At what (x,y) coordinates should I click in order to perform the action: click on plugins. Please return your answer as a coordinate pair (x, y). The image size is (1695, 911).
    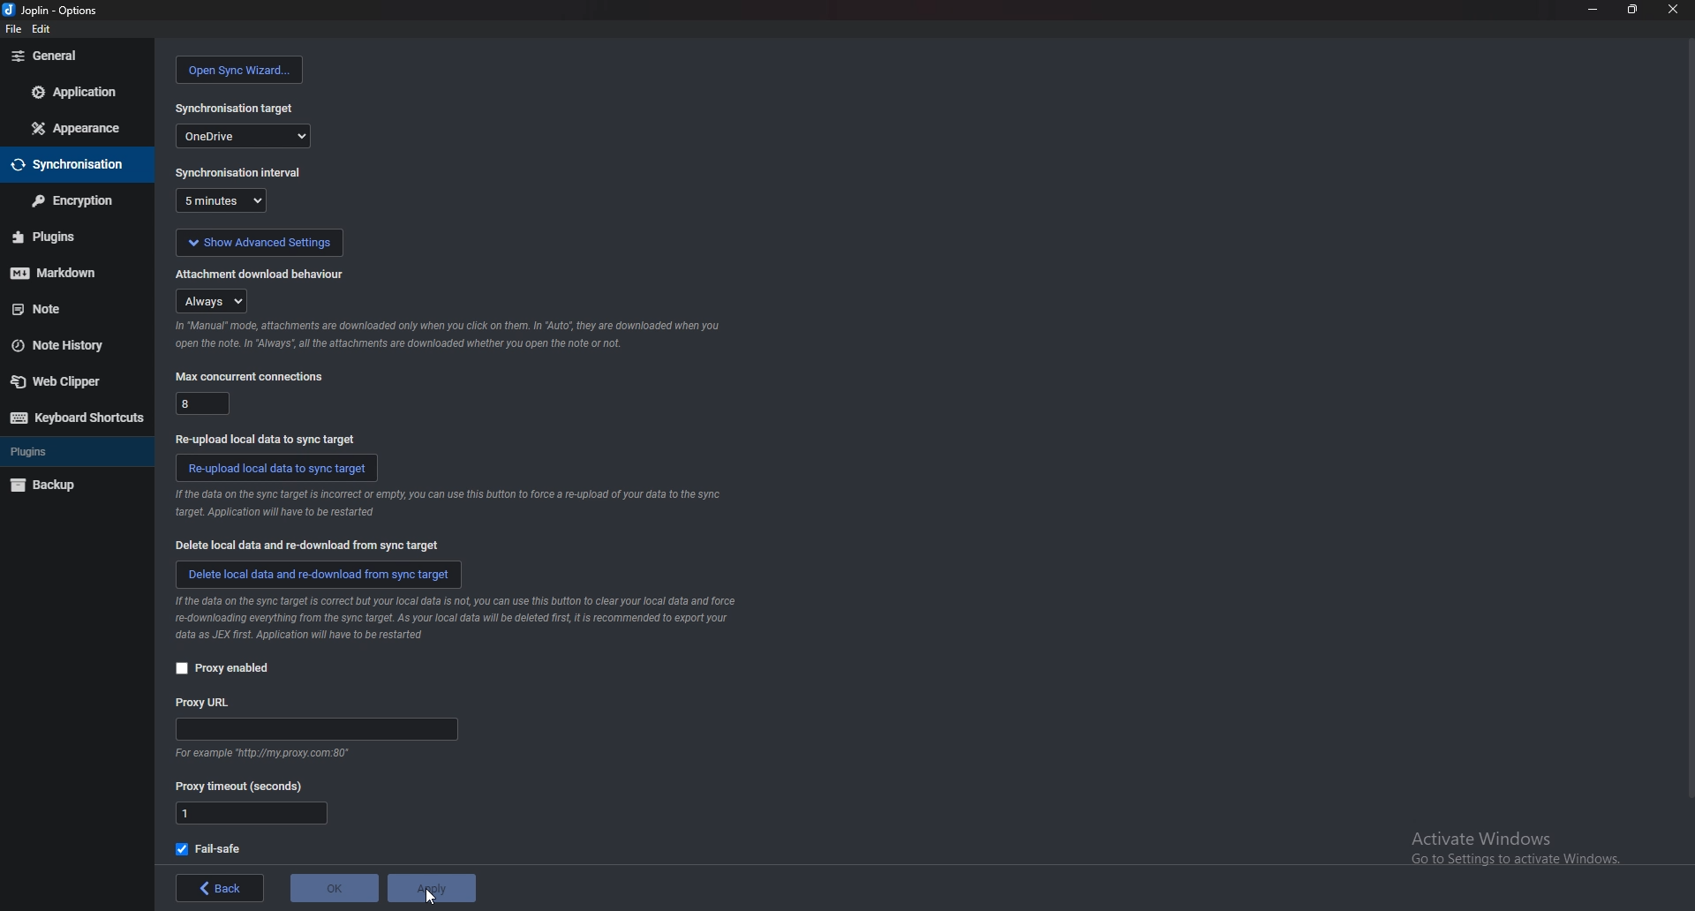
    Looking at the image, I should click on (67, 239).